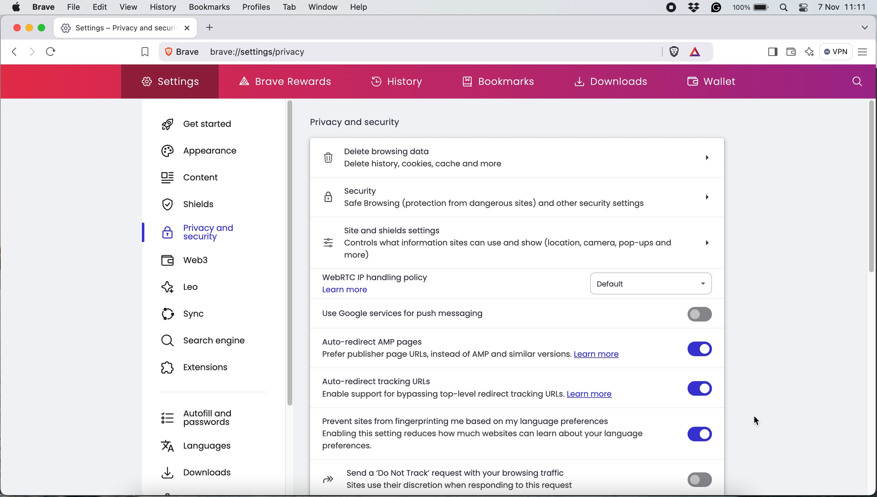 The height and width of the screenshot is (497, 877). I want to click on privacy and security, so click(362, 122).